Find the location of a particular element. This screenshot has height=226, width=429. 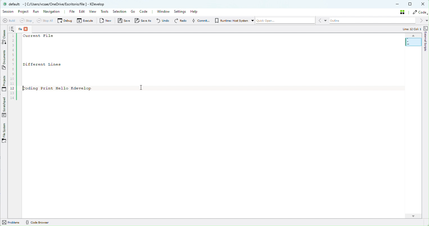

Commit is located at coordinates (199, 21).